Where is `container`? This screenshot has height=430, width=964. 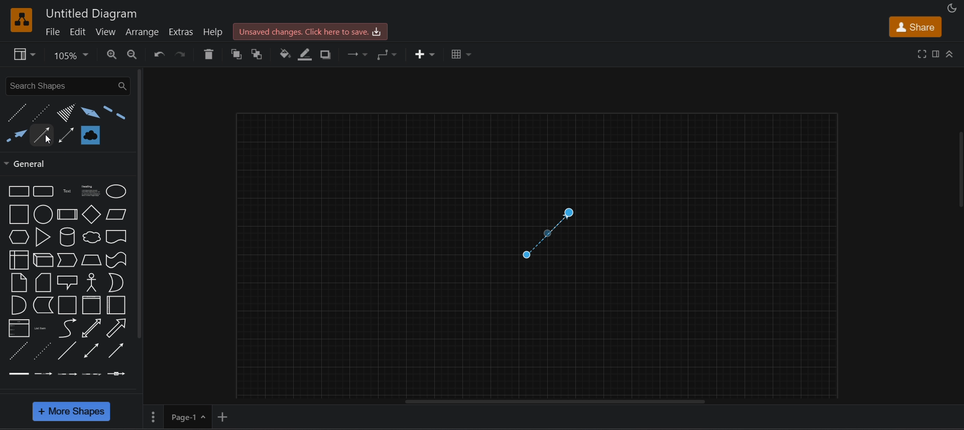 container is located at coordinates (67, 304).